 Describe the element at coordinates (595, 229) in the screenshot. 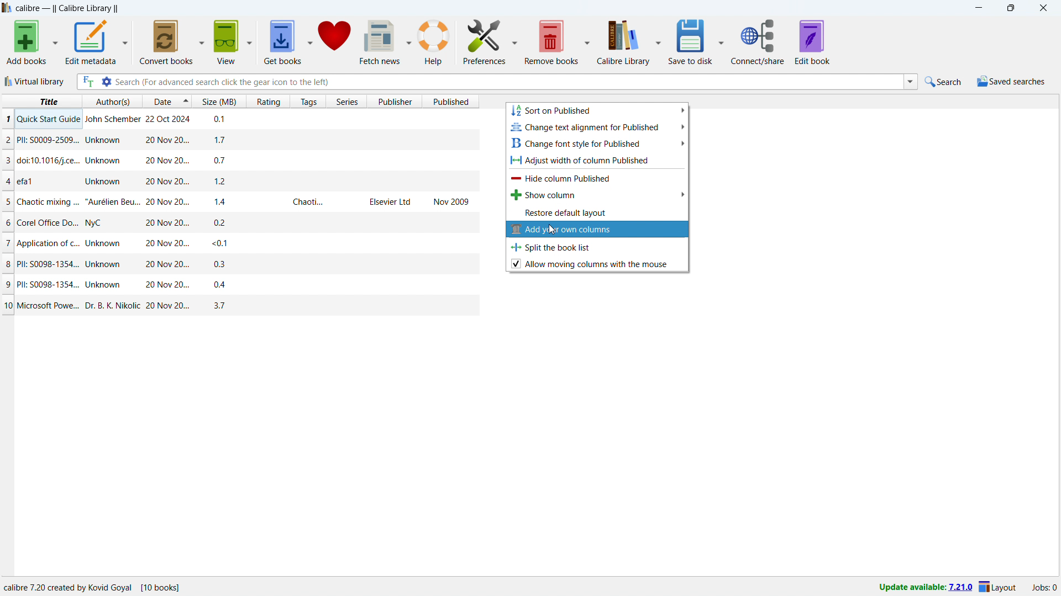

I see `add your own columns` at that location.